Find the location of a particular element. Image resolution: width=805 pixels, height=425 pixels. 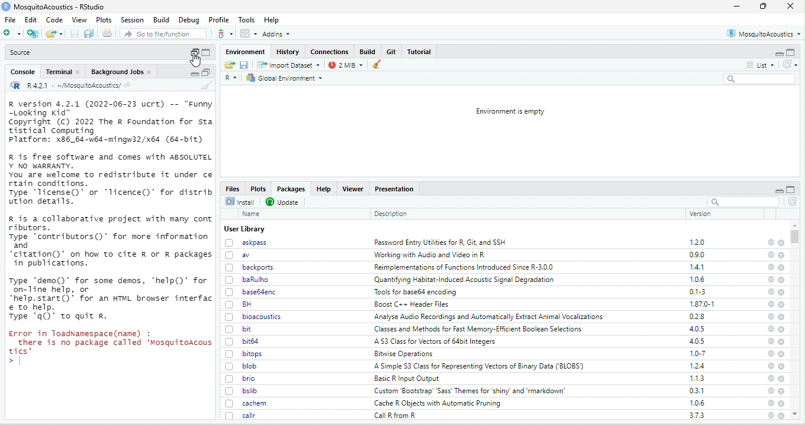

close is located at coordinates (781, 354).